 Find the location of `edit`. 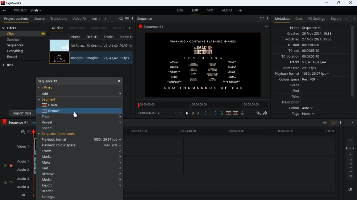

edit is located at coordinates (195, 10).